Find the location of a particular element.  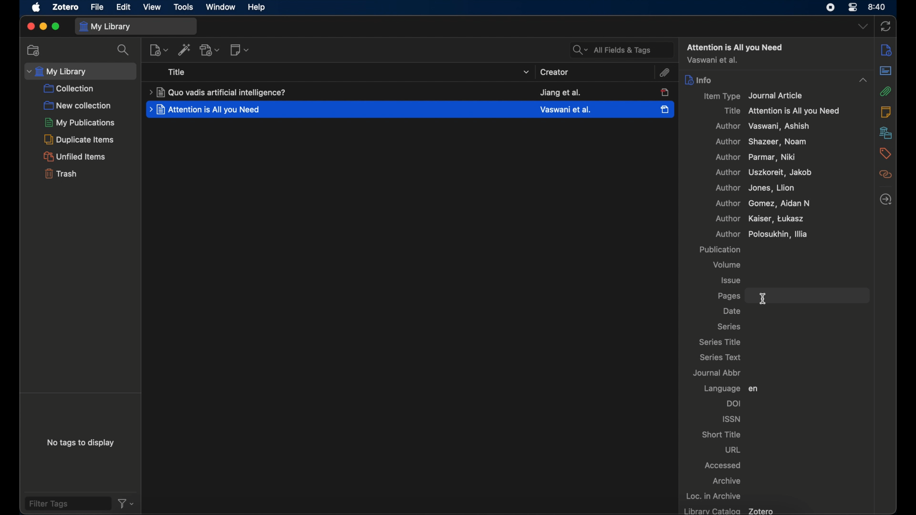

libraries and collections is located at coordinates (885, 133).